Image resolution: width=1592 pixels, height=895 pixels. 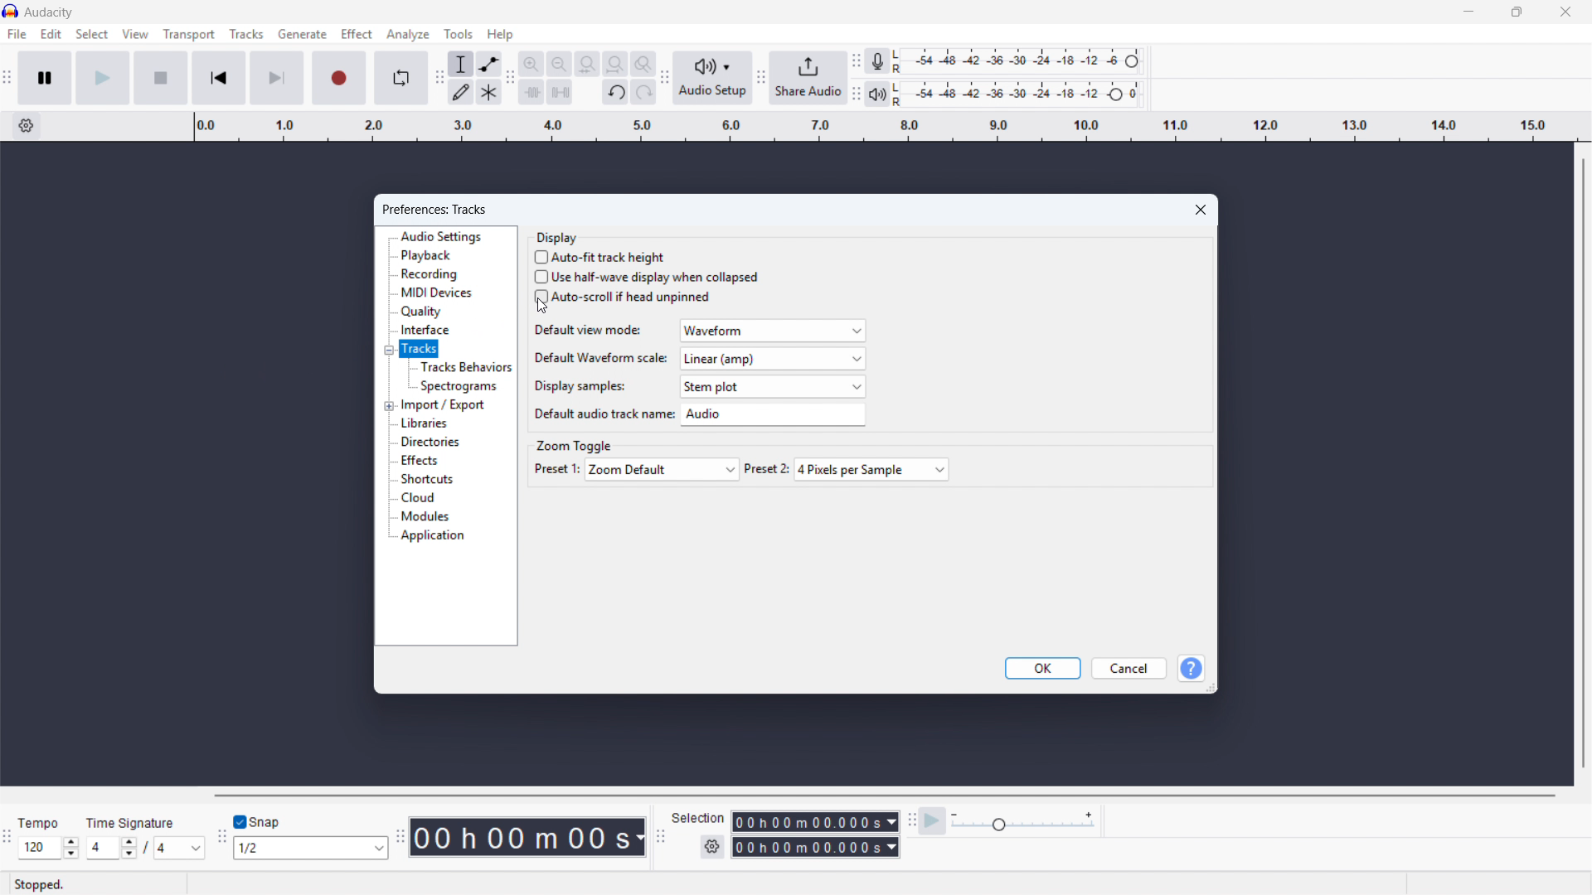 I want to click on set preset 2, so click(x=847, y=470).